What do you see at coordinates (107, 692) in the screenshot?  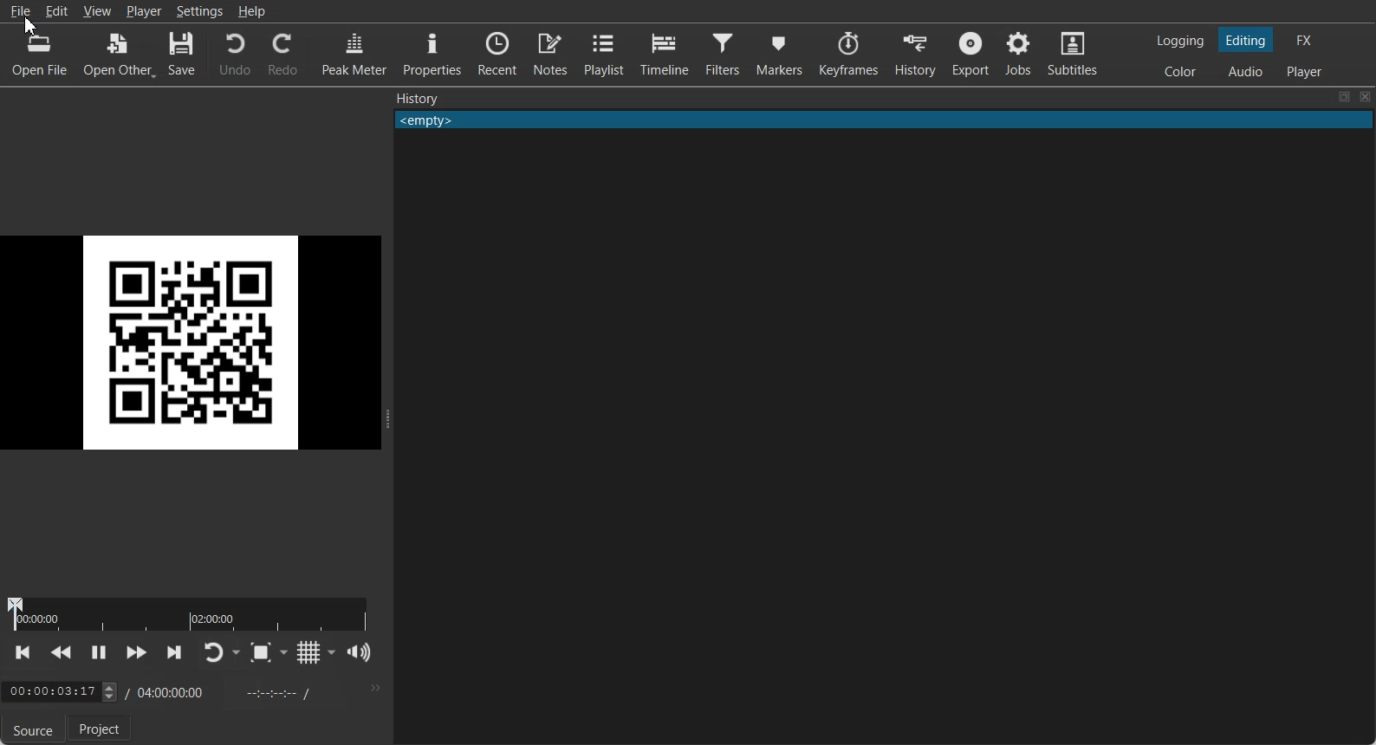 I see `toggle buttons` at bounding box center [107, 692].